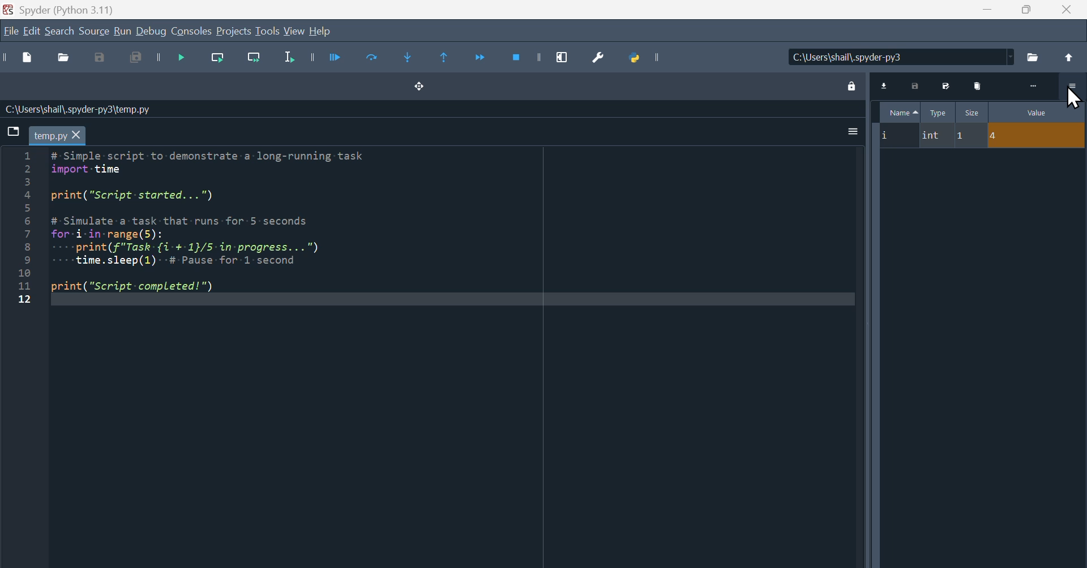  What do you see at coordinates (182, 58) in the screenshot?
I see `Debug file` at bounding box center [182, 58].